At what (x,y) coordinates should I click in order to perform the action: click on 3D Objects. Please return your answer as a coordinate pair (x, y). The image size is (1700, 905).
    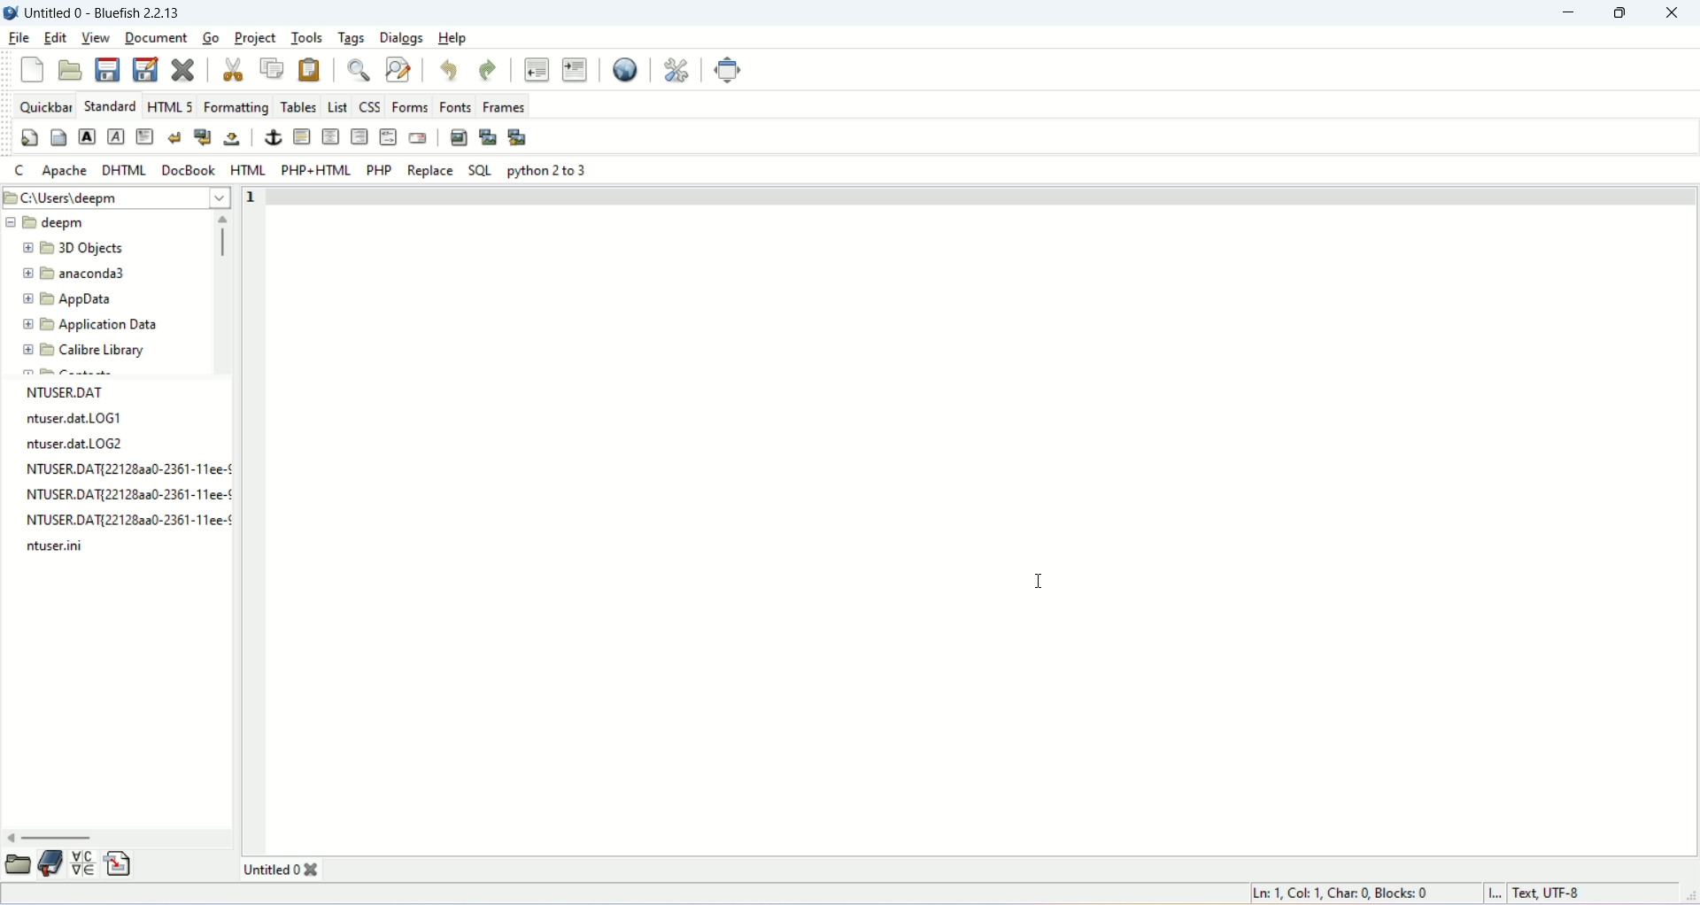
    Looking at the image, I should click on (94, 248).